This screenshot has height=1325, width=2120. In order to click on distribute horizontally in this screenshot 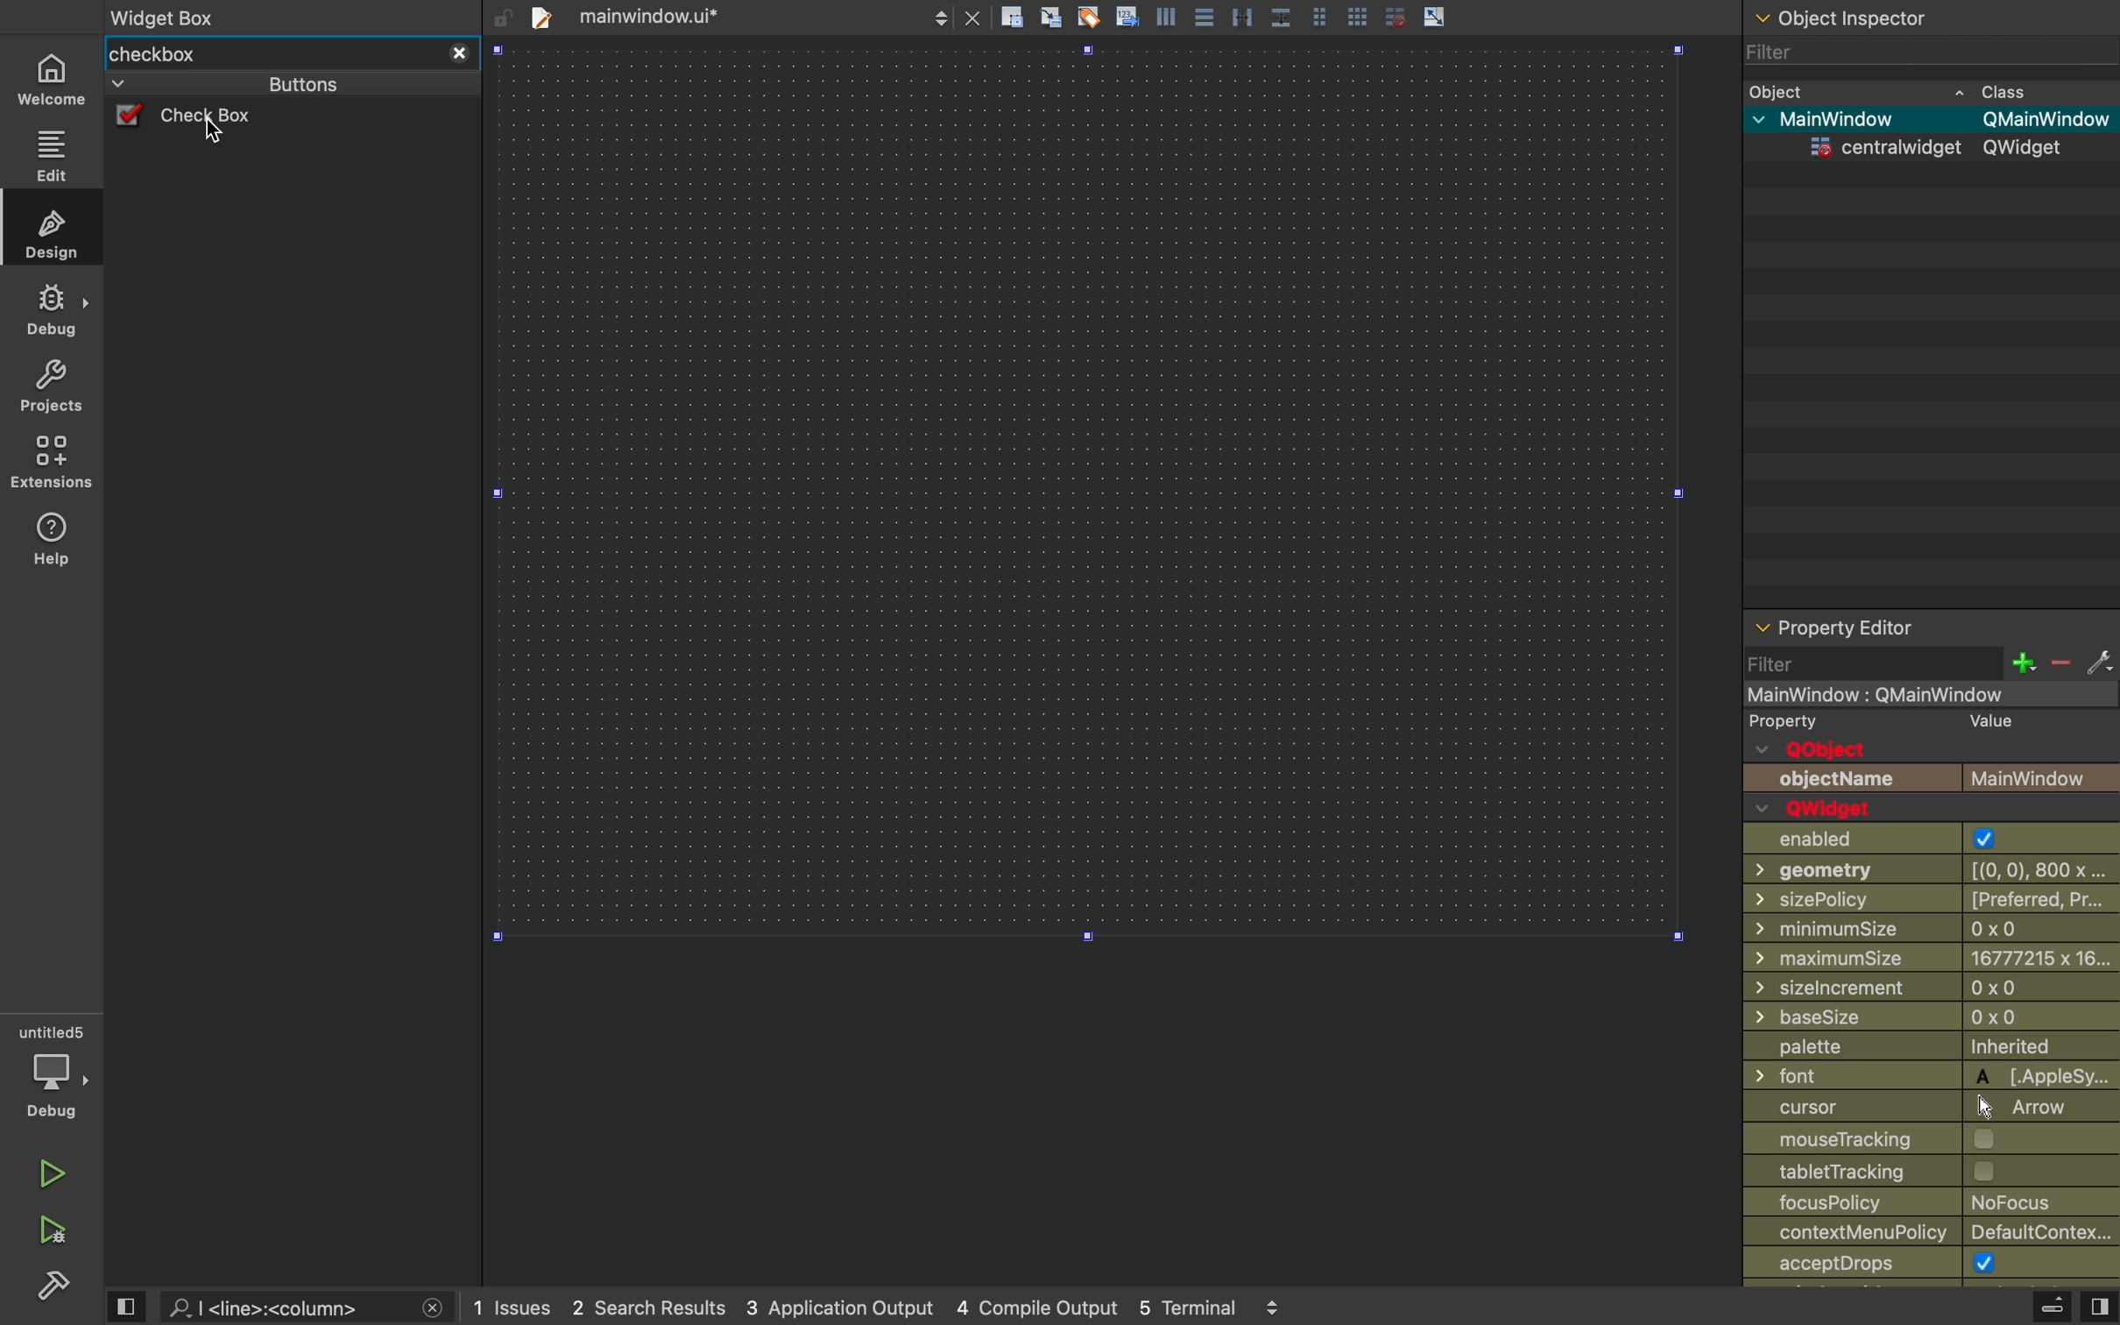, I will do `click(1240, 15)`.